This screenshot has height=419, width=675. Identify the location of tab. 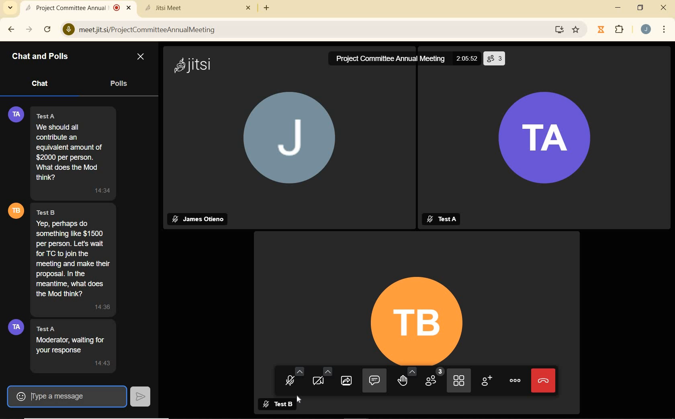
(190, 8).